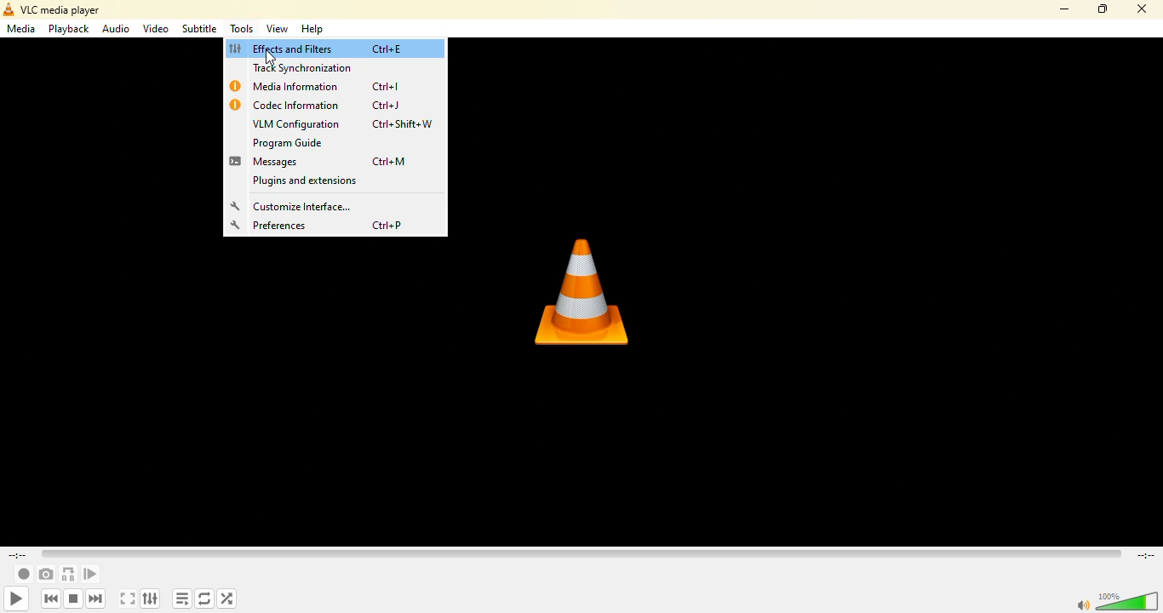 This screenshot has height=613, width=1163. What do you see at coordinates (95, 599) in the screenshot?
I see `next media in the playlist` at bounding box center [95, 599].